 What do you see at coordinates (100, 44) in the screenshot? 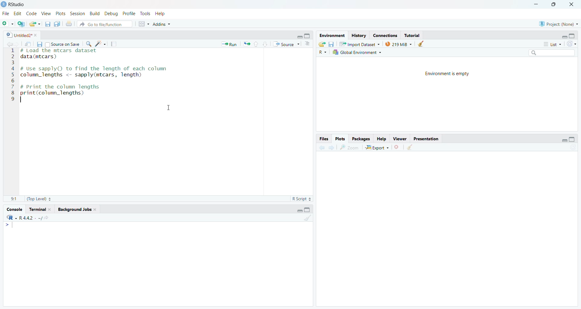
I see `Code Tools` at bounding box center [100, 44].